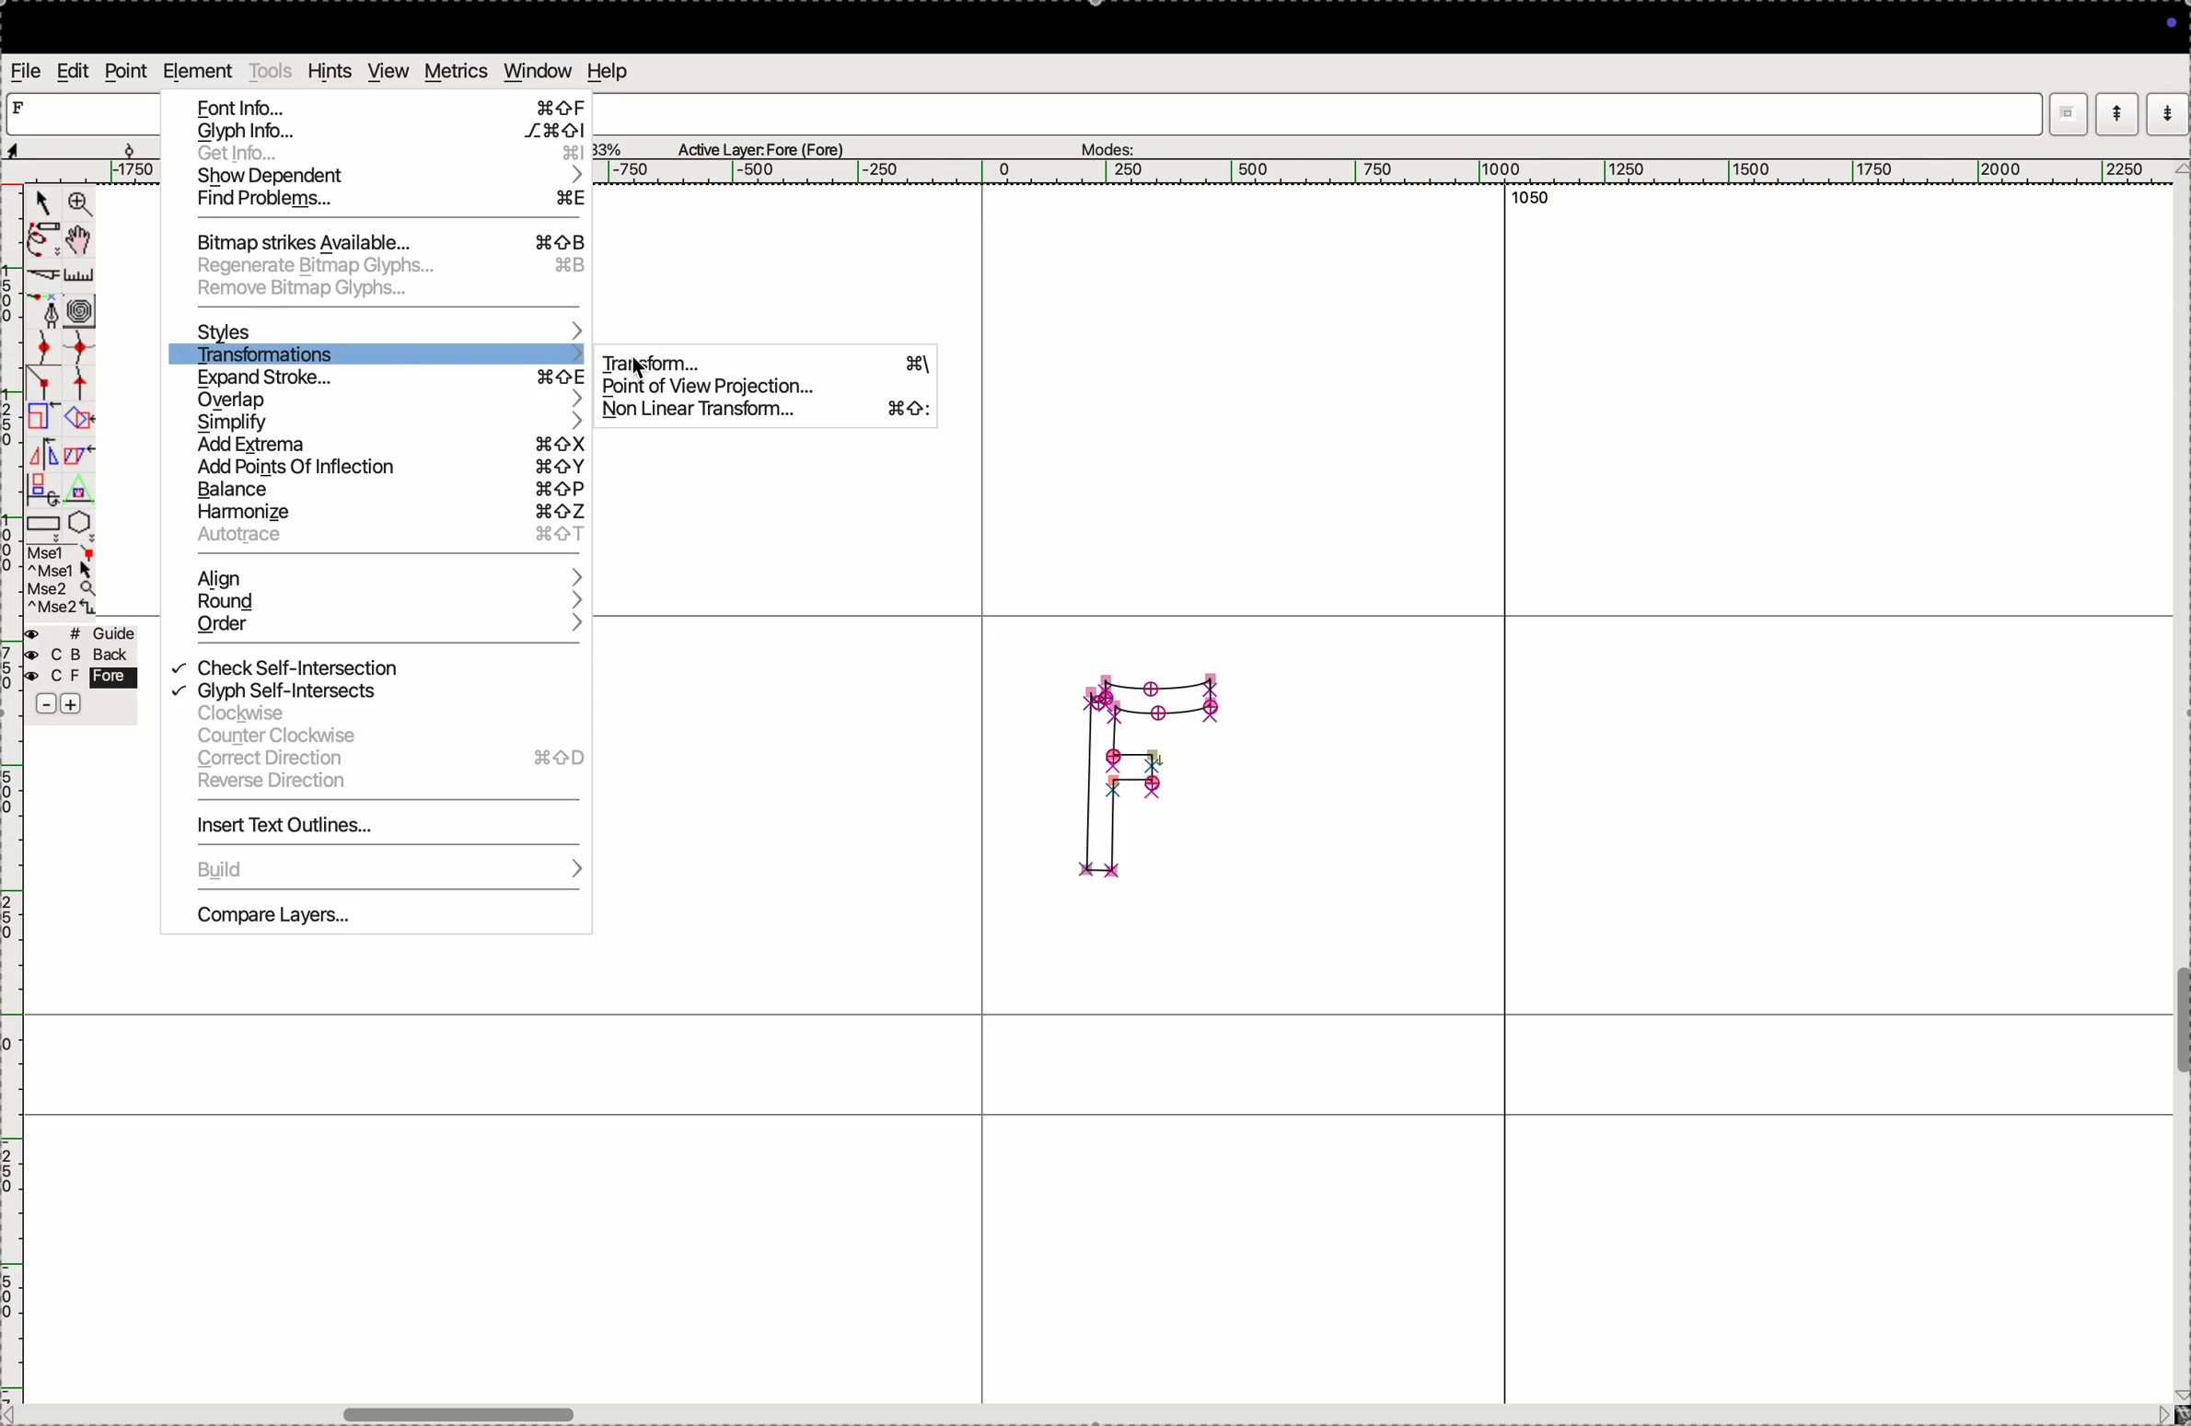  Describe the element at coordinates (765, 411) in the screenshot. I see `non linear transform` at that location.